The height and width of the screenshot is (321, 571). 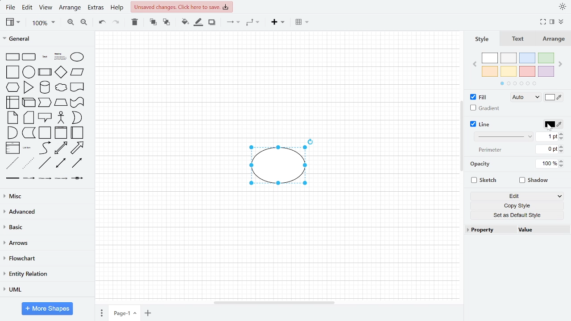 What do you see at coordinates (29, 118) in the screenshot?
I see `card` at bounding box center [29, 118].